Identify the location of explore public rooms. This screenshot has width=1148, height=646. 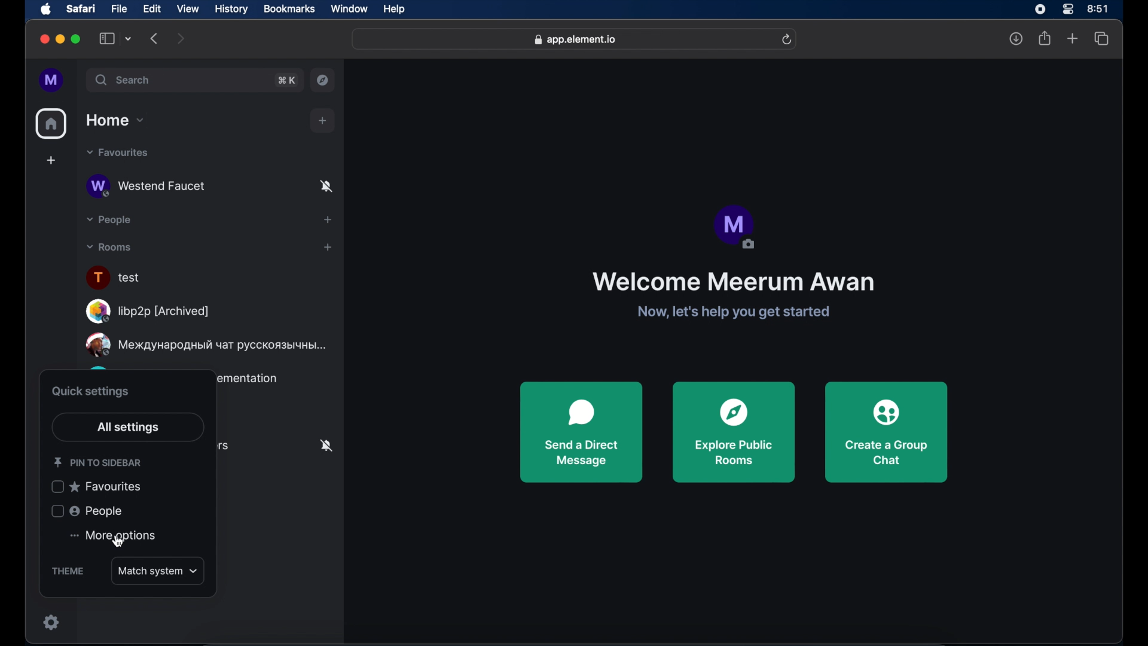
(323, 81).